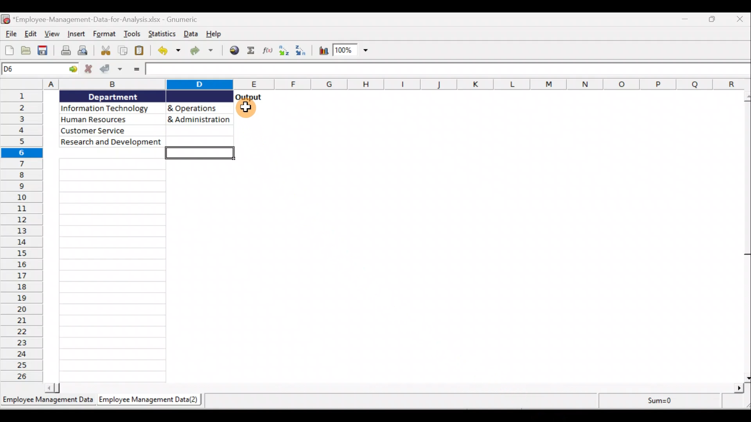  What do you see at coordinates (715, 20) in the screenshot?
I see `Maximise` at bounding box center [715, 20].